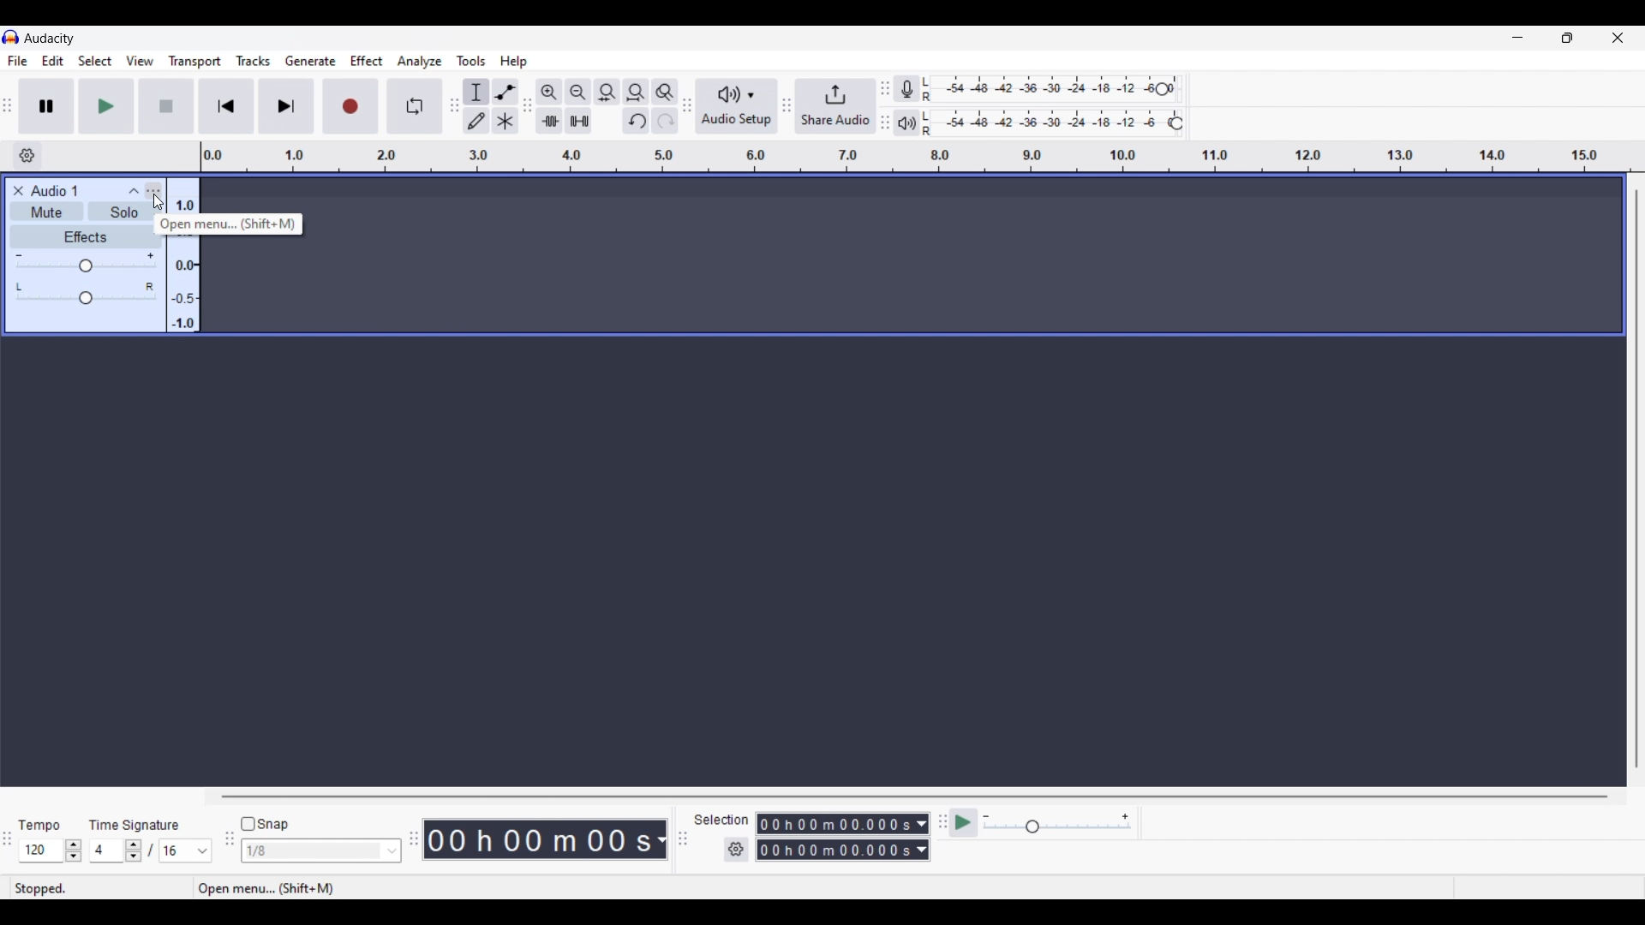 This screenshot has height=925, width=1645. Describe the element at coordinates (85, 299) in the screenshot. I see `Pan` at that location.